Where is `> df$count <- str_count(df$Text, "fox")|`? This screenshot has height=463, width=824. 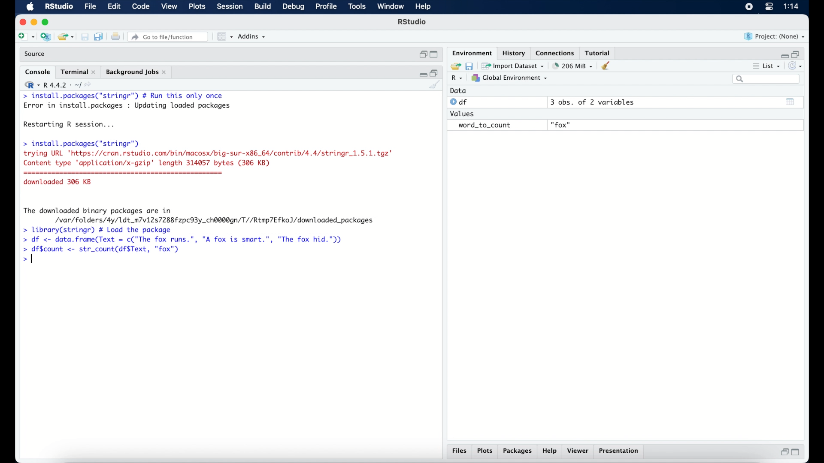 > df$count <- str_count(df$Text, "fox")| is located at coordinates (104, 250).